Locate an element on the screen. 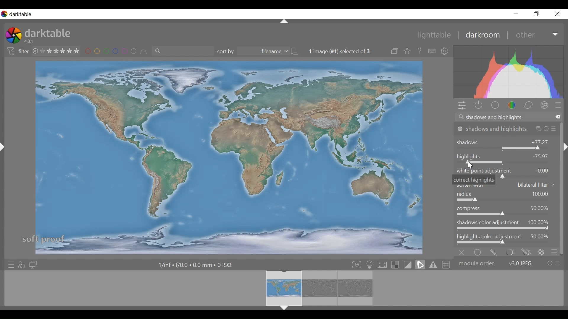 This screenshot has width=568, height=319. shadows is located at coordinates (506, 143).